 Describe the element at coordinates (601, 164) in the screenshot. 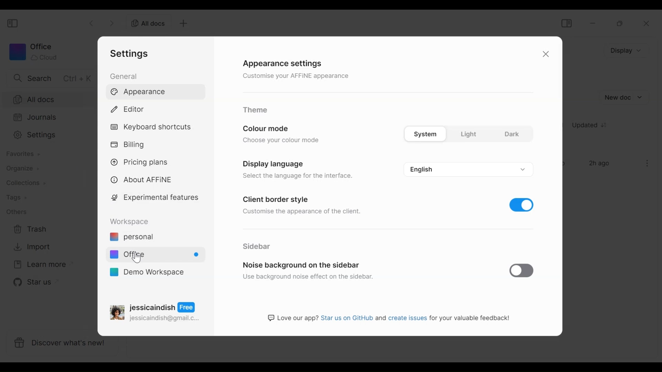

I see `2h ago` at that location.